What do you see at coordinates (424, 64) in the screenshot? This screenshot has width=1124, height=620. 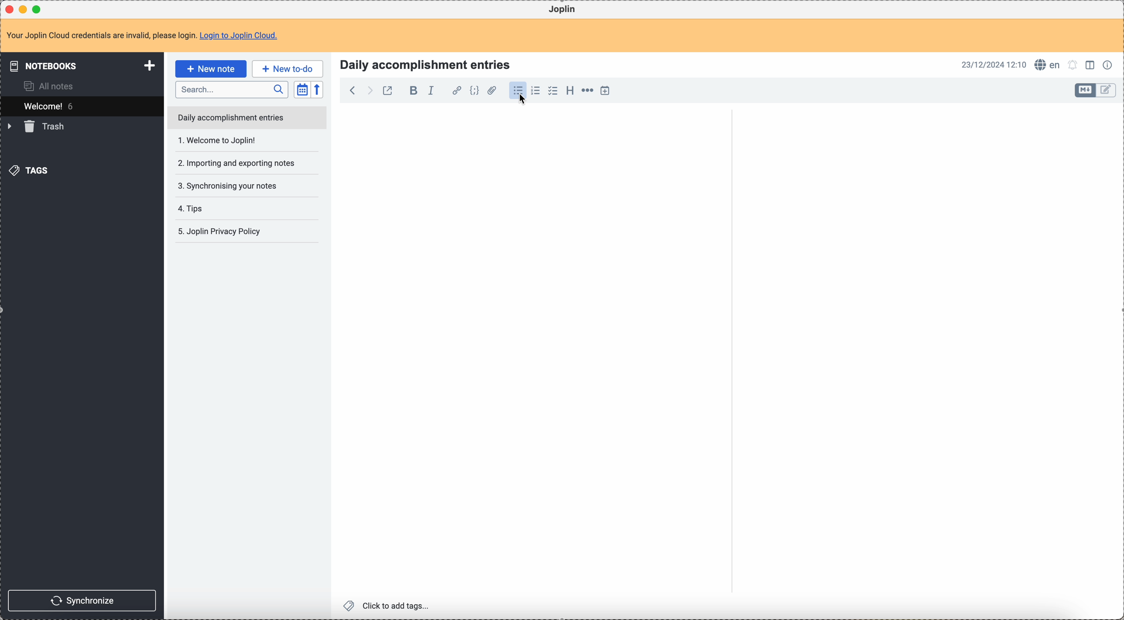 I see `Title` at bounding box center [424, 64].